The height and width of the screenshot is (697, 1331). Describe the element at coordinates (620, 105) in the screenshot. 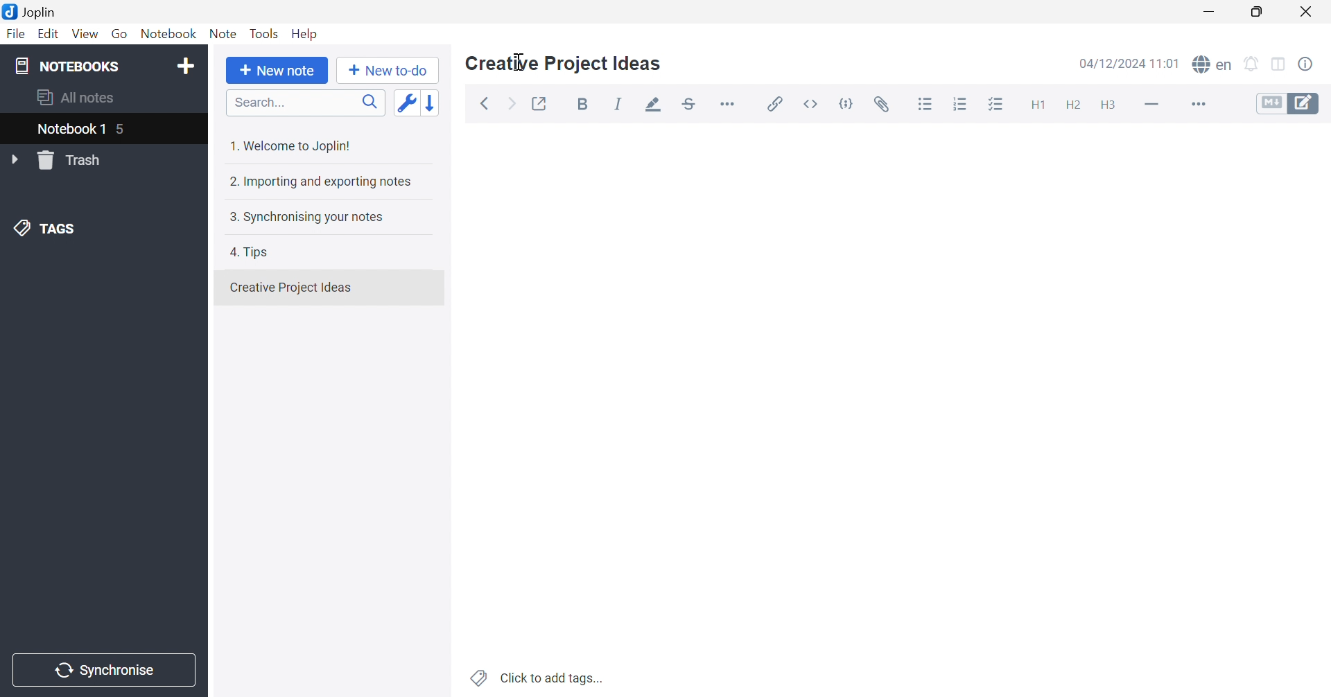

I see `Italic` at that location.